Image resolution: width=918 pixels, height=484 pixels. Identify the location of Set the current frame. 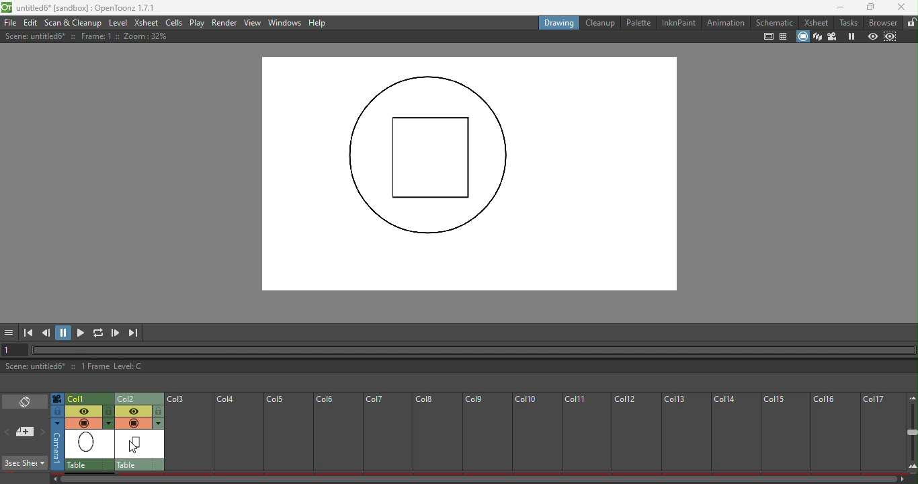
(15, 350).